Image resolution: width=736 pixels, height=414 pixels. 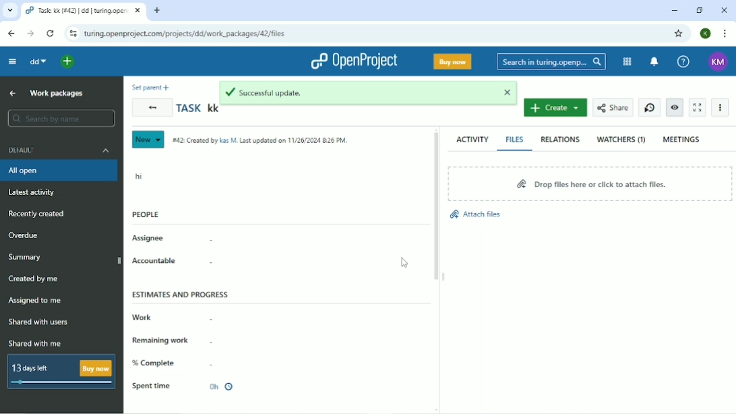 What do you see at coordinates (13, 94) in the screenshot?
I see `Up` at bounding box center [13, 94].